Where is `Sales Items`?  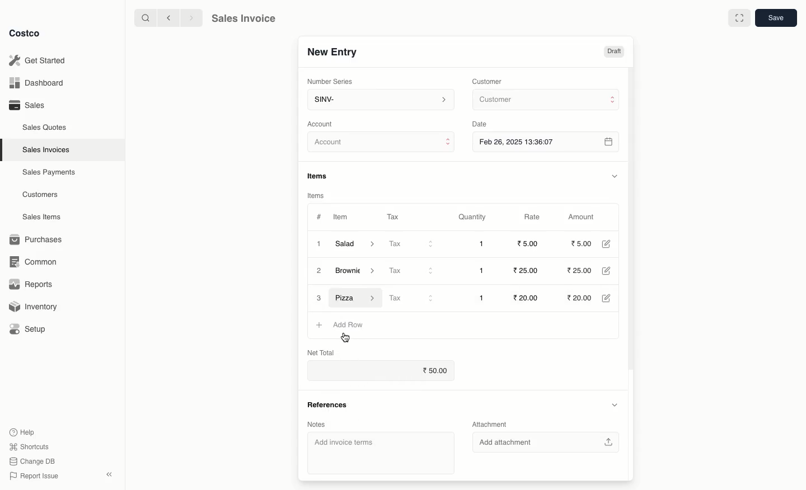 Sales Items is located at coordinates (44, 217).